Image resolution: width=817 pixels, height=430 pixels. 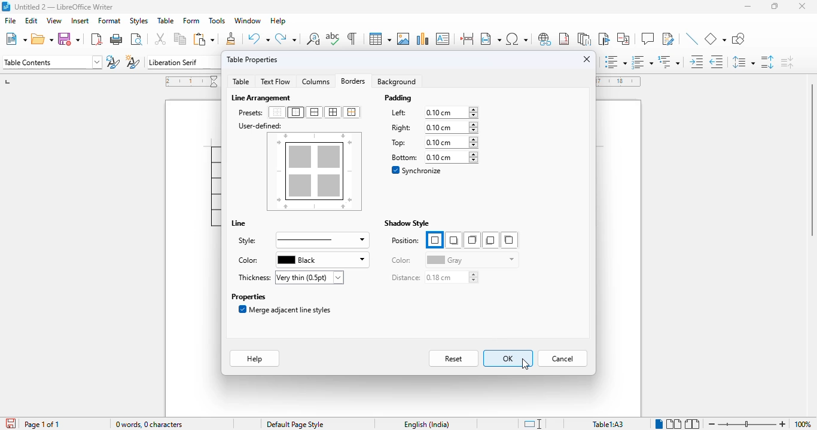 What do you see at coordinates (315, 173) in the screenshot?
I see `preview changed in preview box` at bounding box center [315, 173].